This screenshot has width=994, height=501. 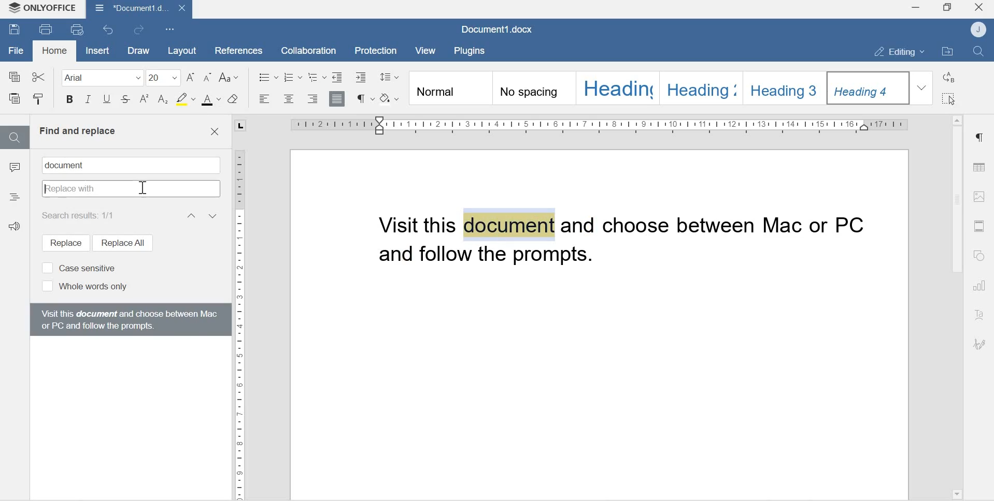 What do you see at coordinates (294, 77) in the screenshot?
I see `Numbering` at bounding box center [294, 77].